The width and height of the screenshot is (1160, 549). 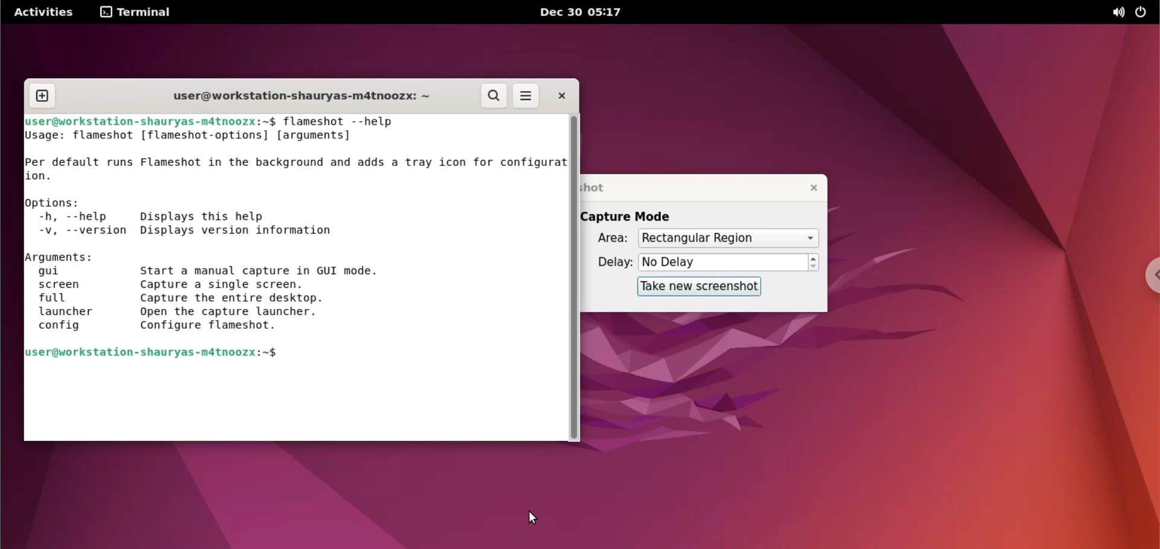 What do you see at coordinates (610, 264) in the screenshot?
I see `delay:` at bounding box center [610, 264].